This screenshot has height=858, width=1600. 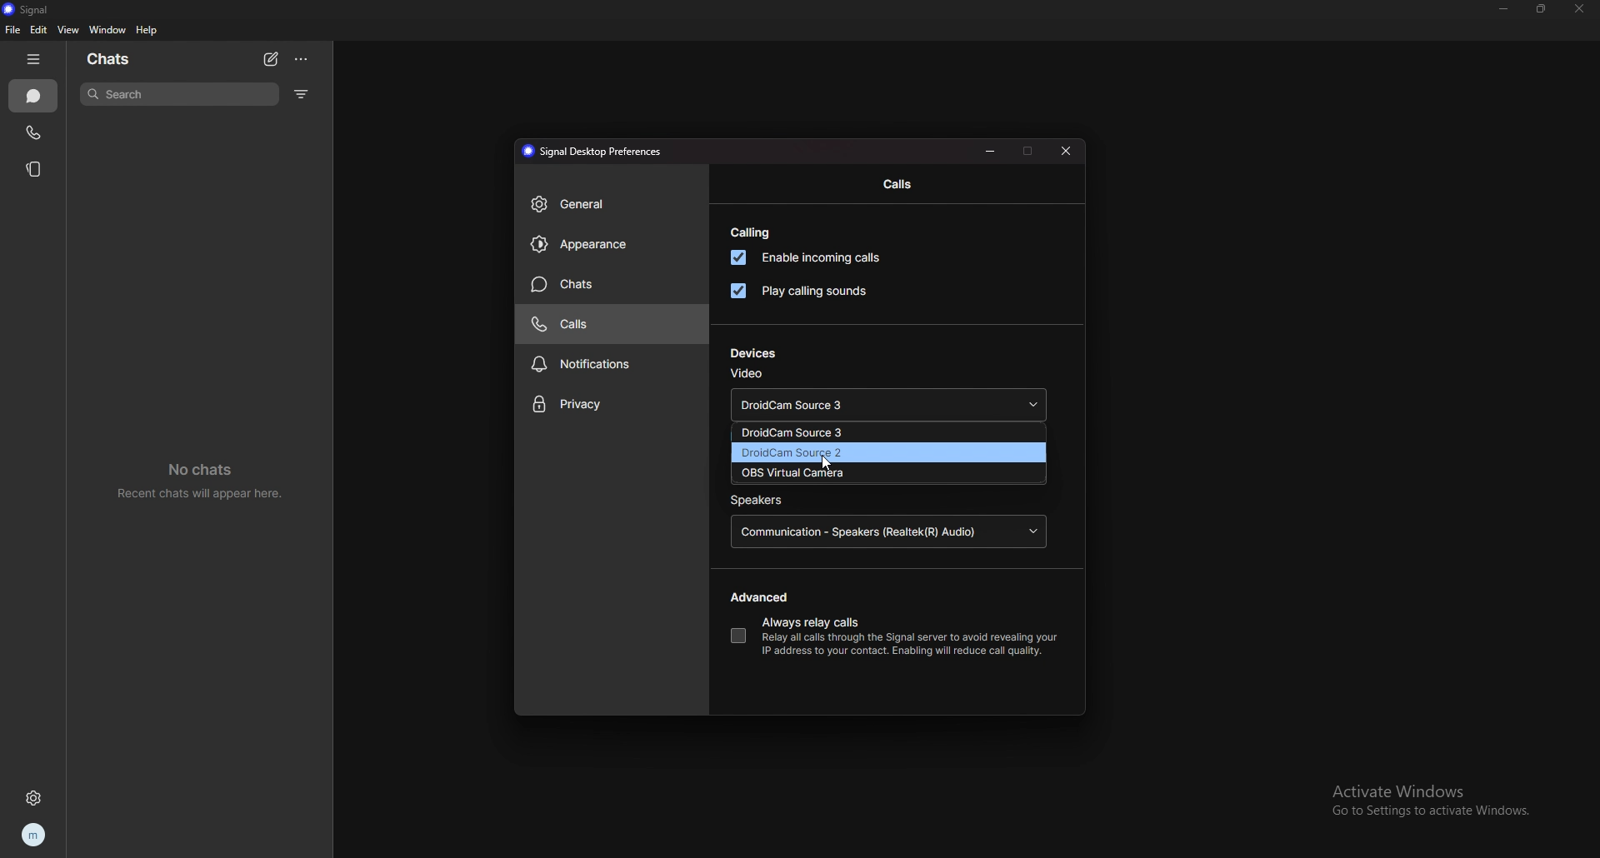 What do you see at coordinates (1028, 150) in the screenshot?
I see `maximize` at bounding box center [1028, 150].